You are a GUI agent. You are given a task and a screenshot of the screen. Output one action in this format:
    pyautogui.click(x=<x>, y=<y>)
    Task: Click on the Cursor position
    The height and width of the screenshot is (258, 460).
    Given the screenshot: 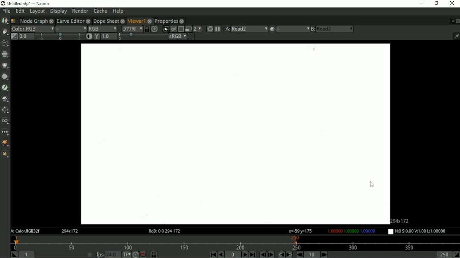 What is the action you would take?
    pyautogui.click(x=300, y=231)
    